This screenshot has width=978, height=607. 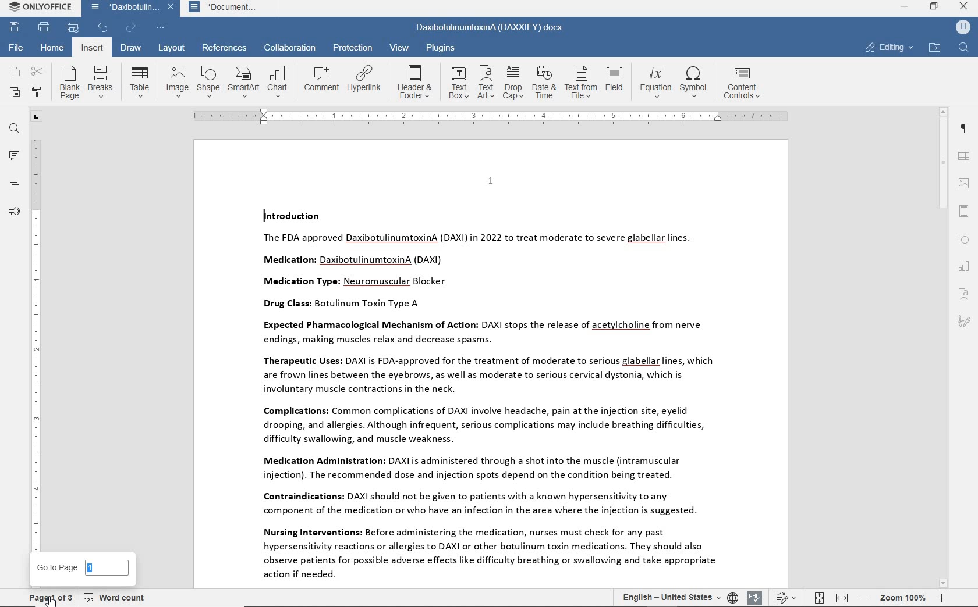 What do you see at coordinates (69, 83) in the screenshot?
I see `blank page` at bounding box center [69, 83].